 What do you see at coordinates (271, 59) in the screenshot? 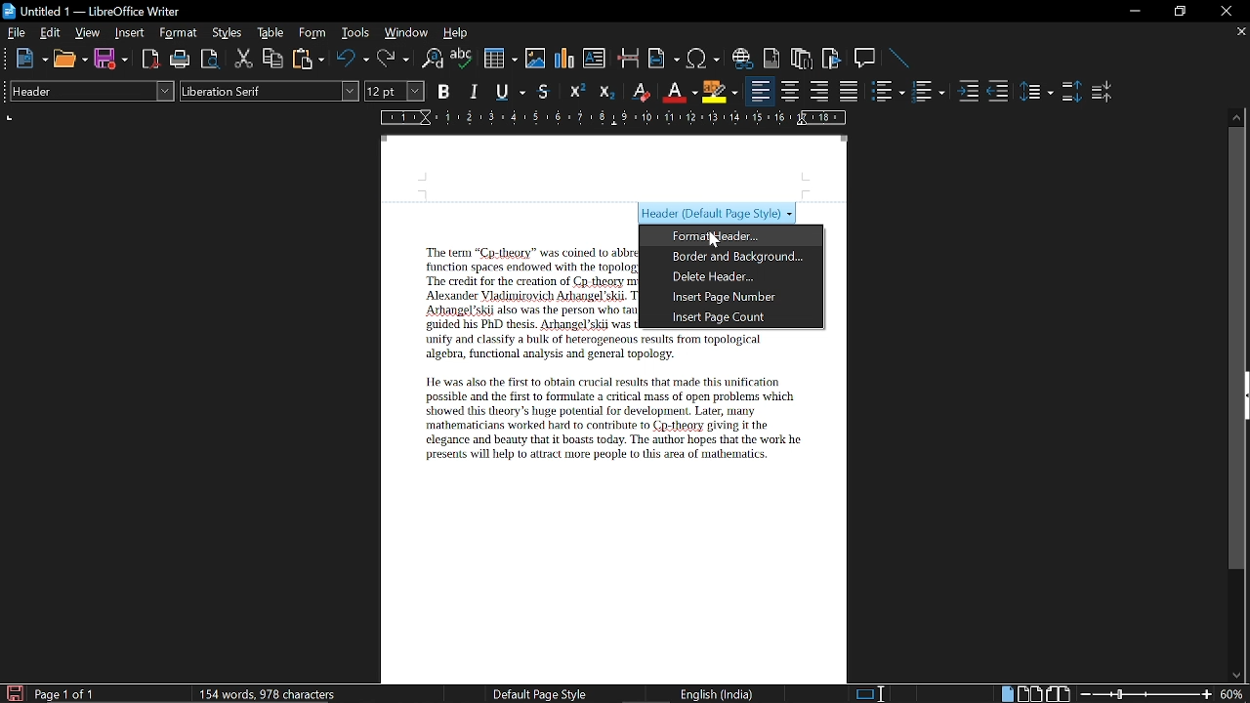
I see `Copy` at bounding box center [271, 59].